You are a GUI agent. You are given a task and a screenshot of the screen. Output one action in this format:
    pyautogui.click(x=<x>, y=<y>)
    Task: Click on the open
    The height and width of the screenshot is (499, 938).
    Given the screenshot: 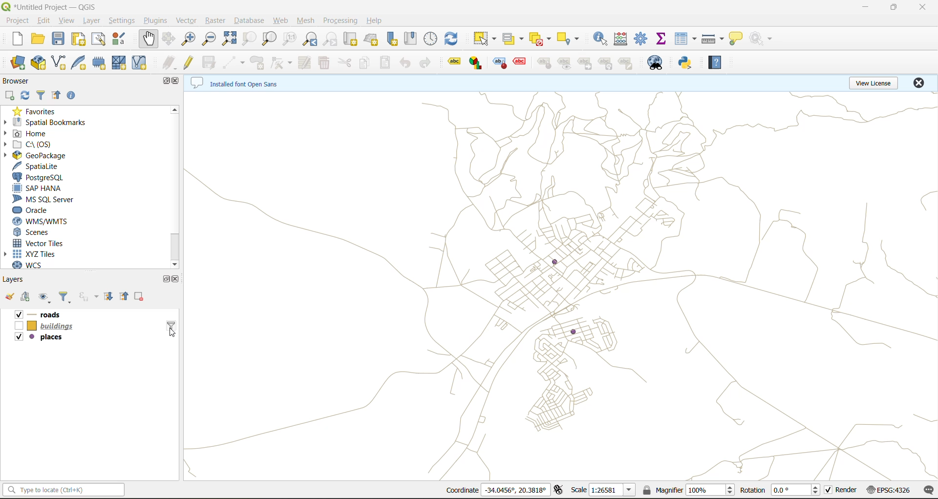 What is the action you would take?
    pyautogui.click(x=11, y=295)
    